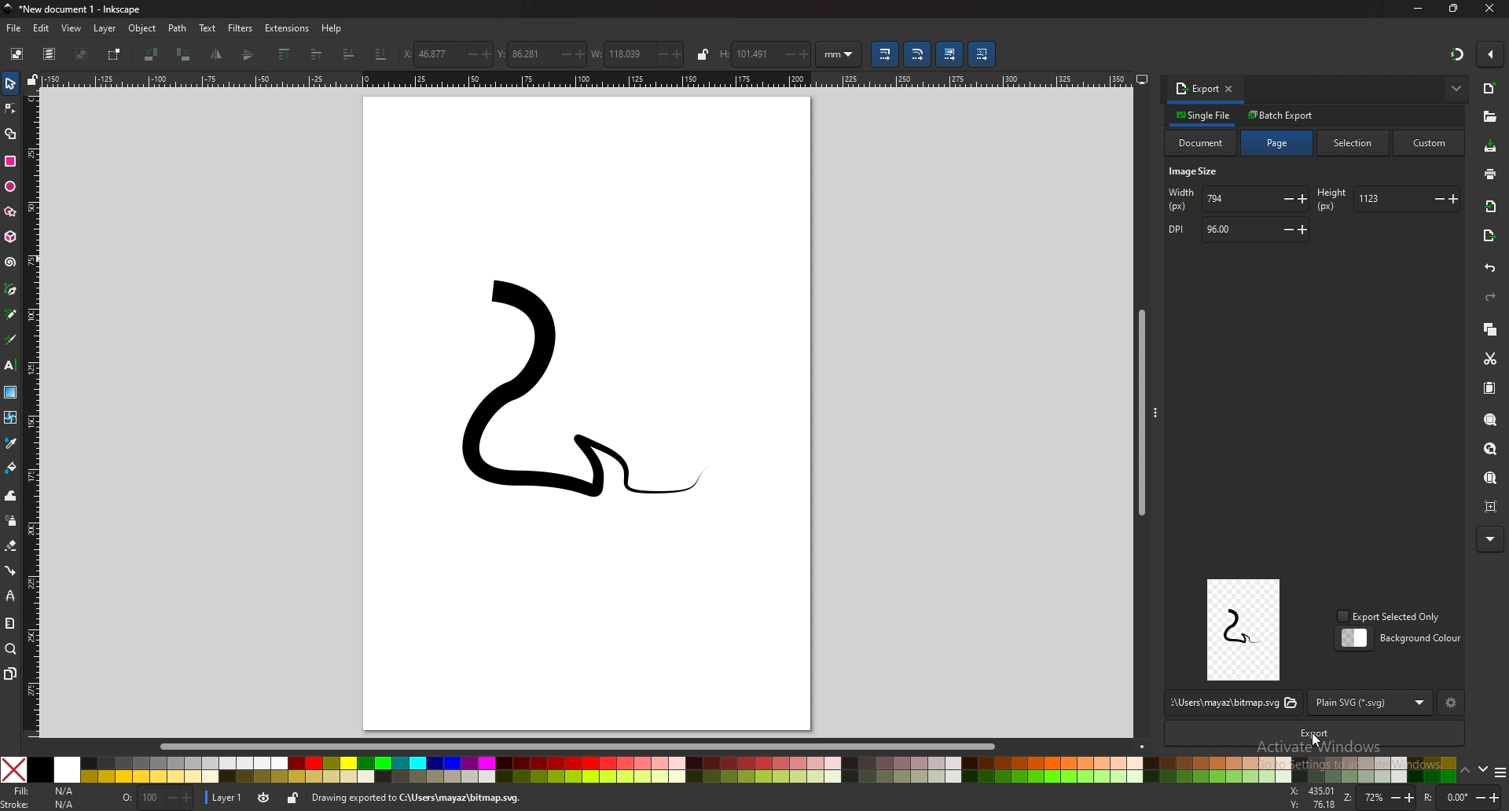  Describe the element at coordinates (1230, 88) in the screenshot. I see `close tab` at that location.